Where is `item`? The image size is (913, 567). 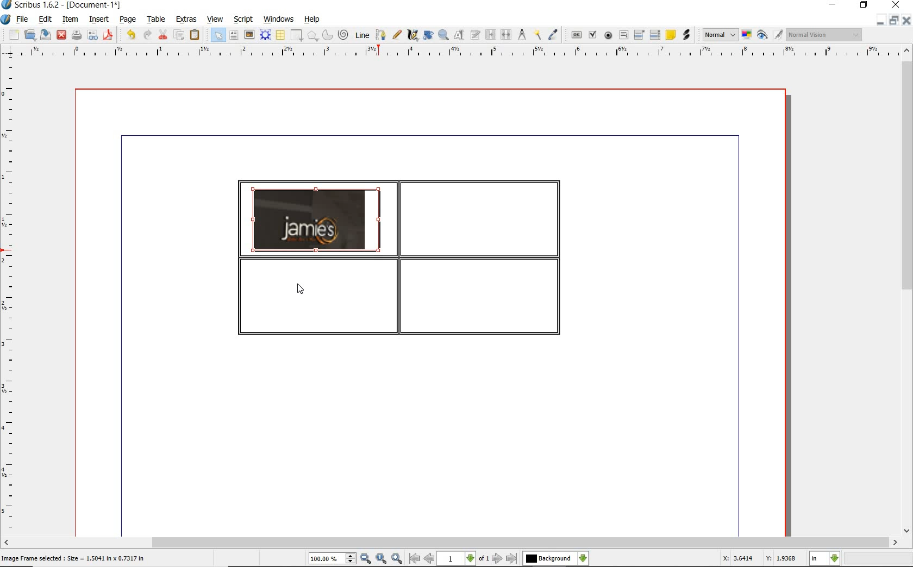 item is located at coordinates (69, 20).